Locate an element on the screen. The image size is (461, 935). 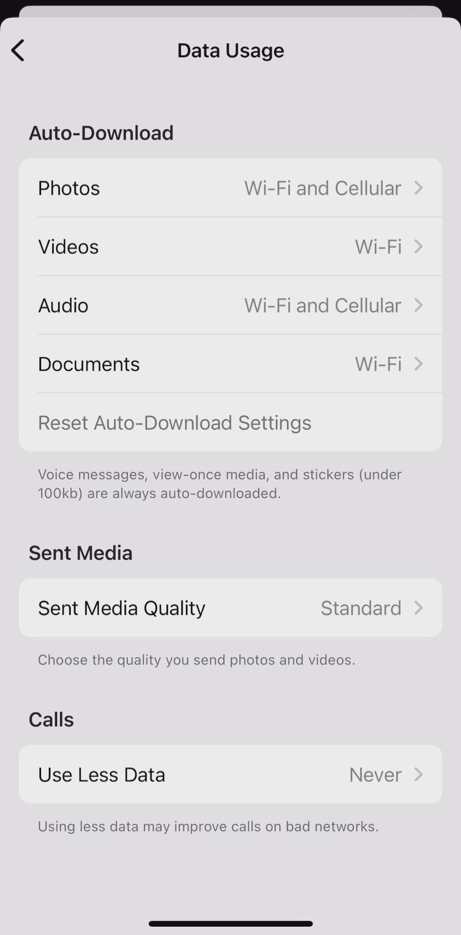
Sent Media Quality Standard is located at coordinates (231, 609).